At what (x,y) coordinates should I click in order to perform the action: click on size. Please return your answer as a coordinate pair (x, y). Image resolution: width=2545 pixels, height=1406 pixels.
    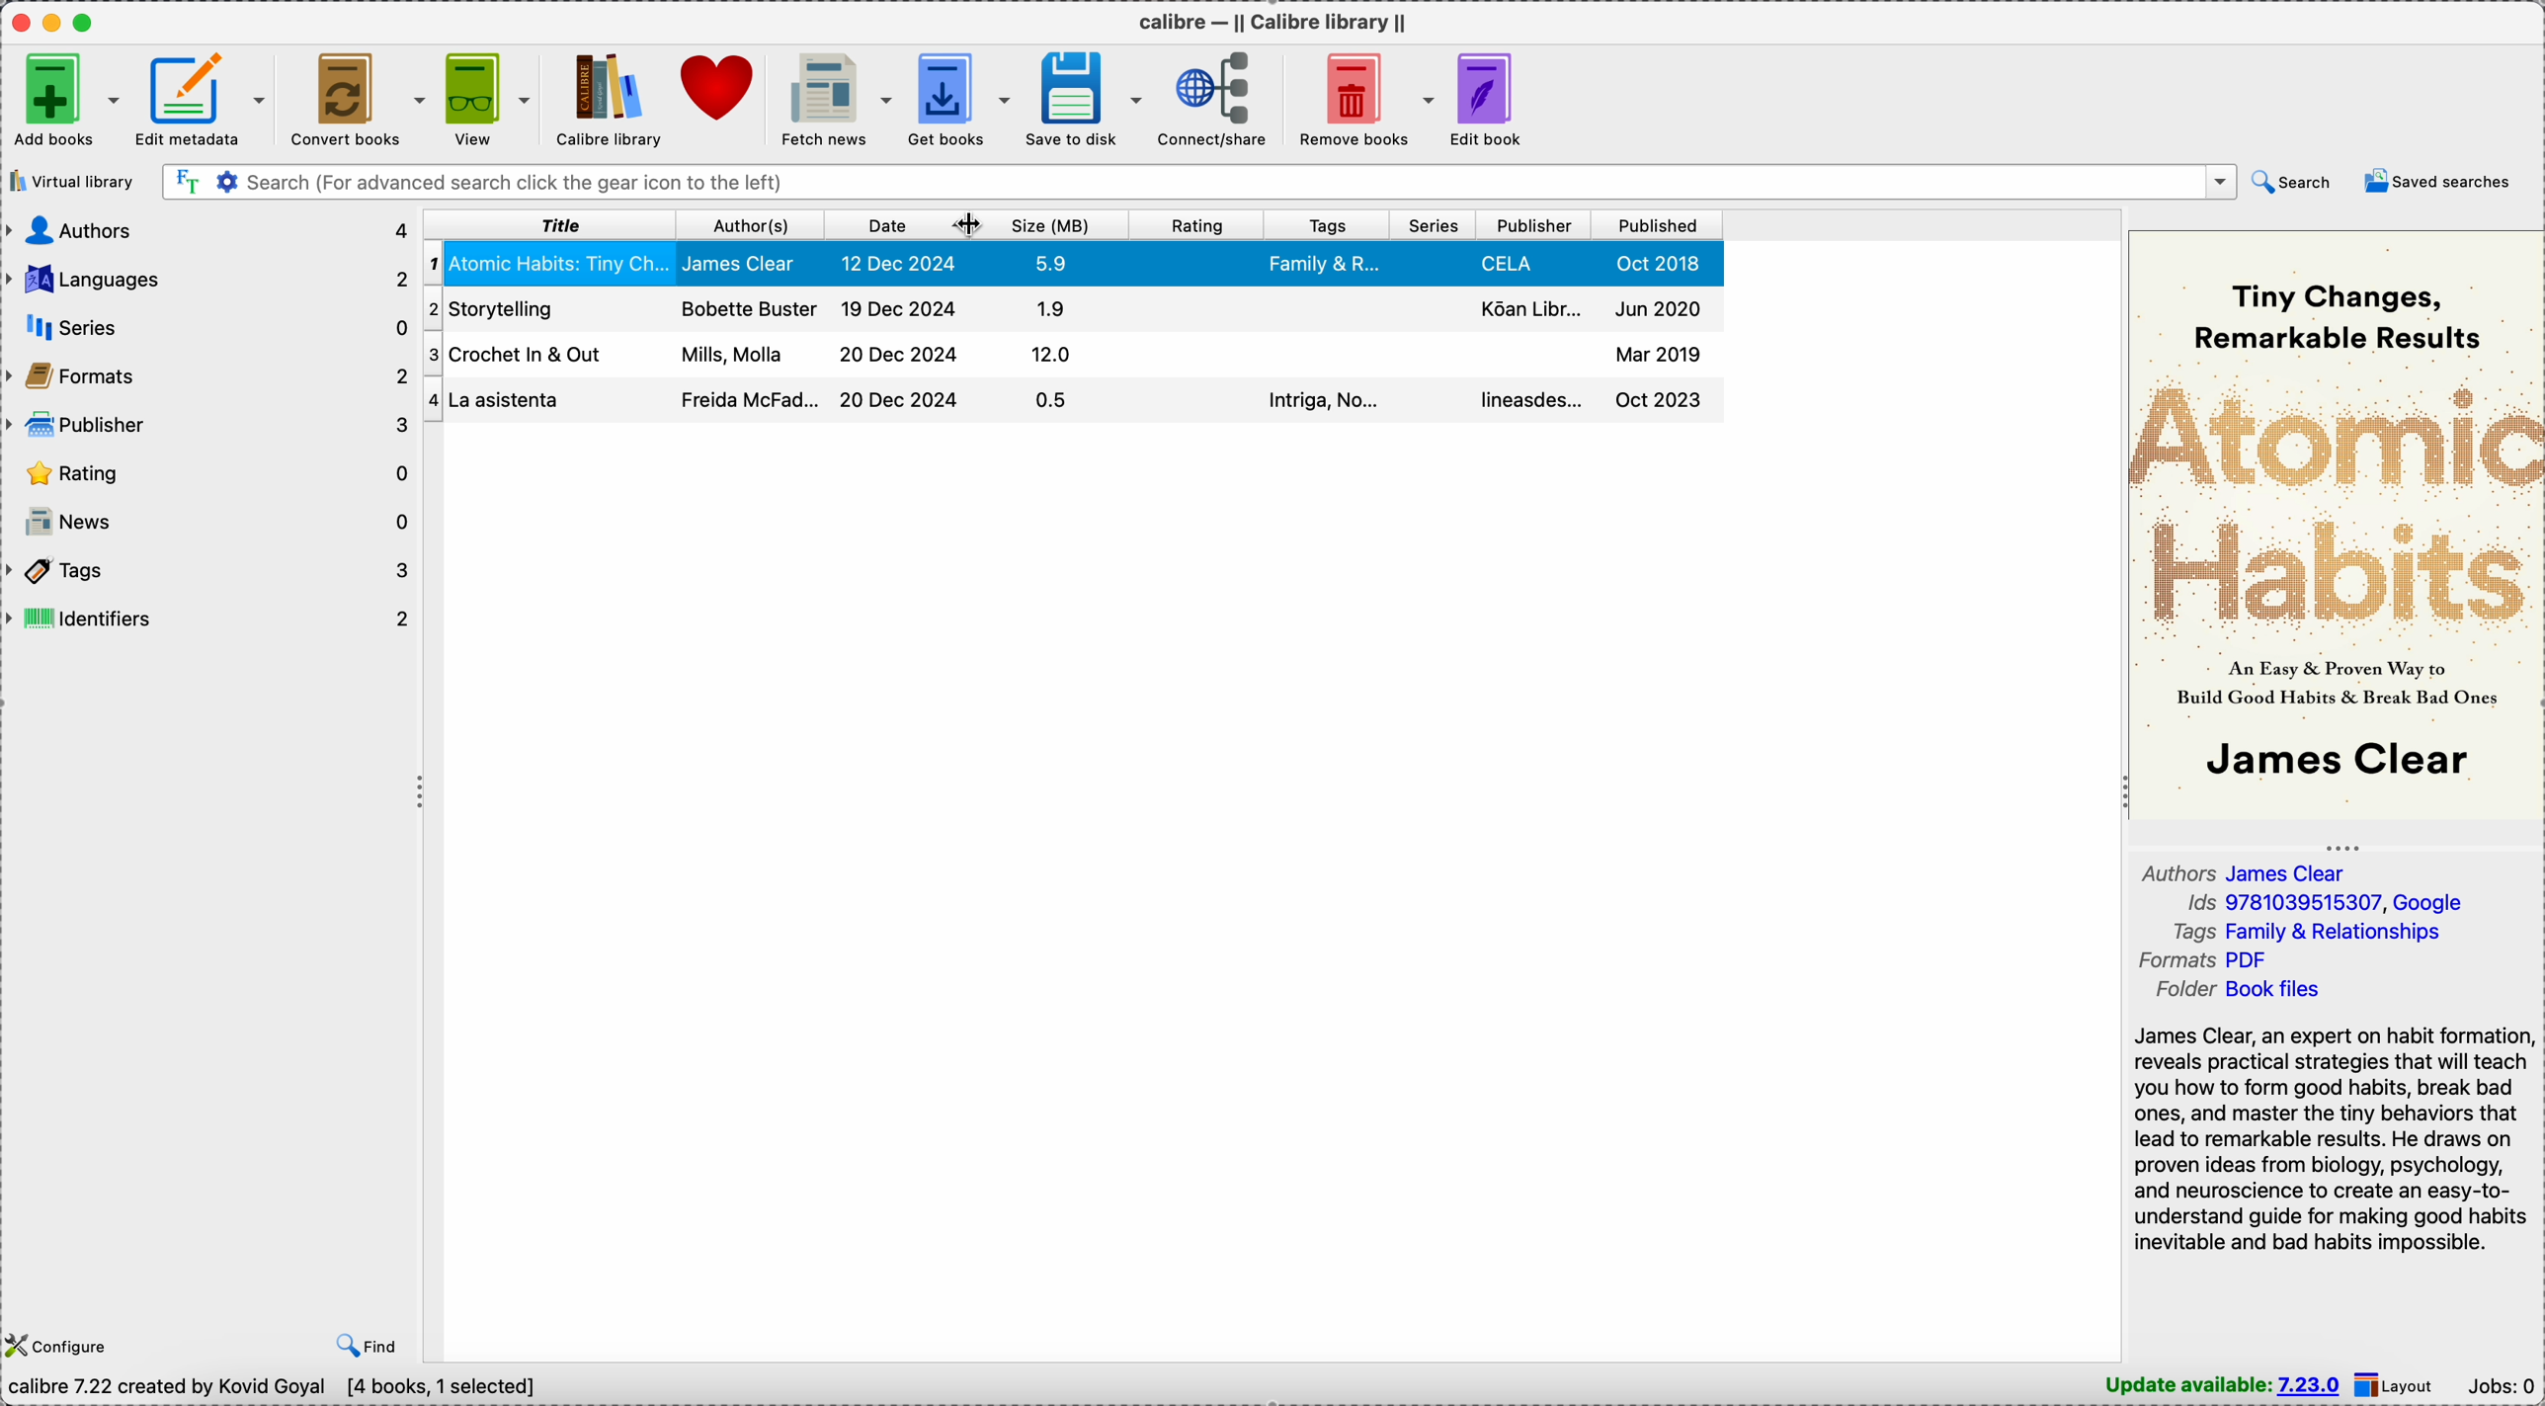
    Looking at the image, I should click on (1061, 225).